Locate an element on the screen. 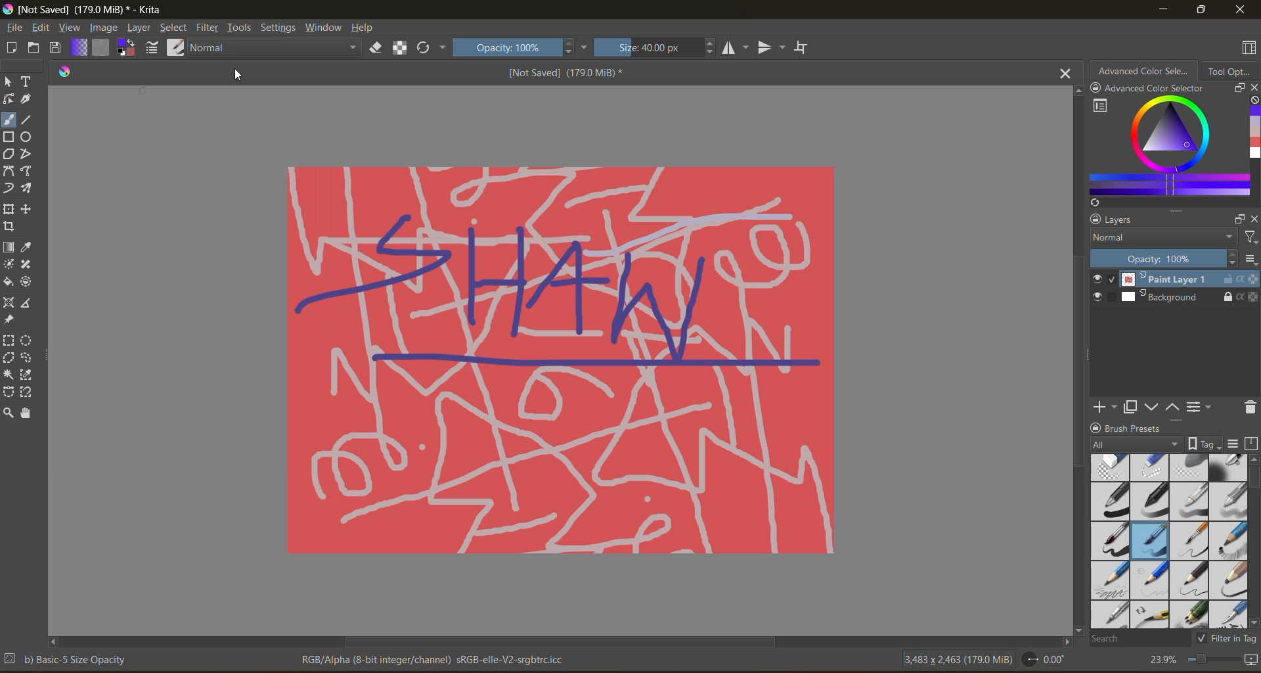 This screenshot has width=1261, height=673. Normal is located at coordinates (277, 48).